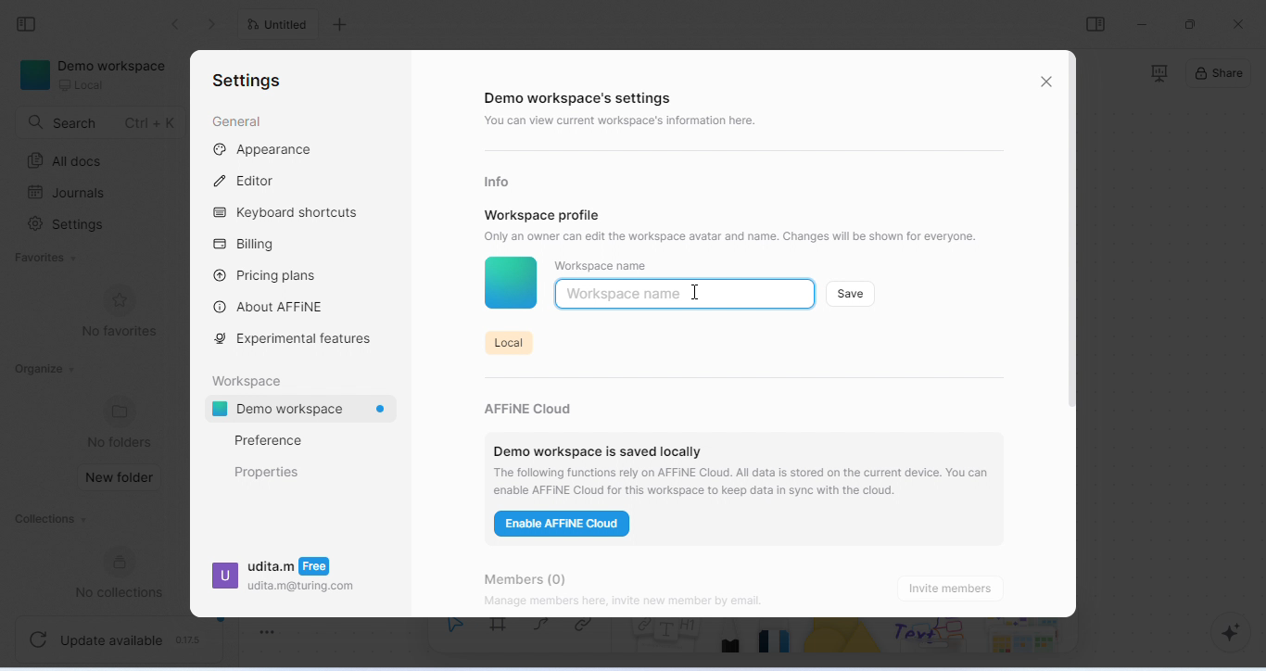  I want to click on frame, so click(502, 635).